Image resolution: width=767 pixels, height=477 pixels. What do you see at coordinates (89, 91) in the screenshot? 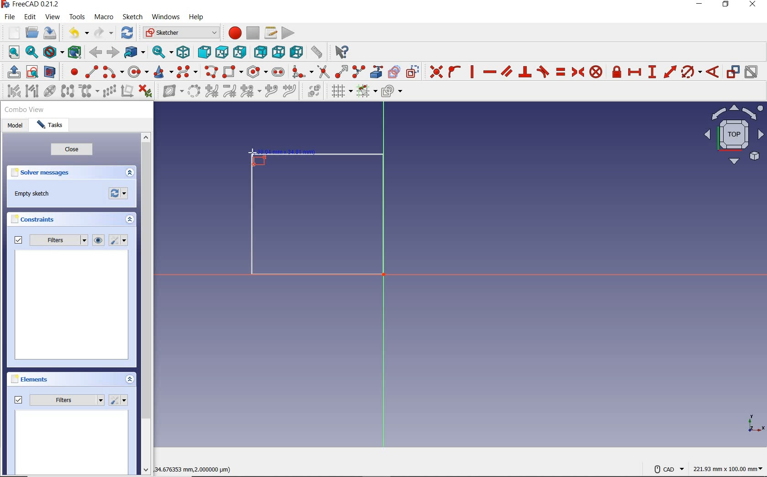
I see `clone` at bounding box center [89, 91].